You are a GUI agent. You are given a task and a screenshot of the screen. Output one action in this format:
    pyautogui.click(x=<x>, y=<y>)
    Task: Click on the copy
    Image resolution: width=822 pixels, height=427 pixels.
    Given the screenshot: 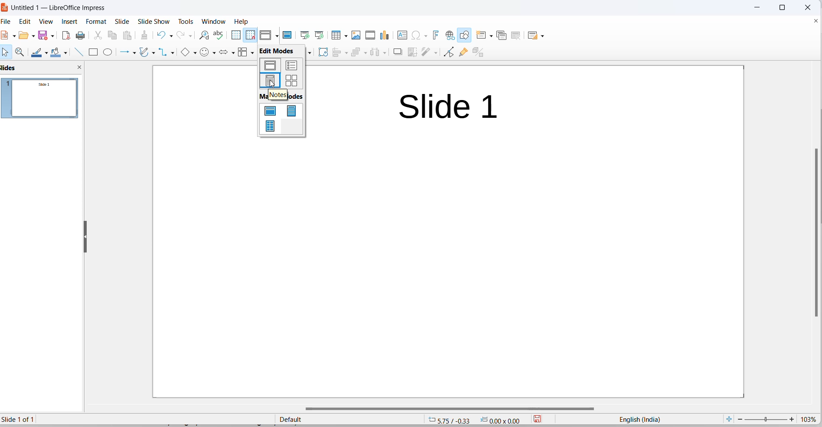 What is the action you would take?
    pyautogui.click(x=113, y=36)
    